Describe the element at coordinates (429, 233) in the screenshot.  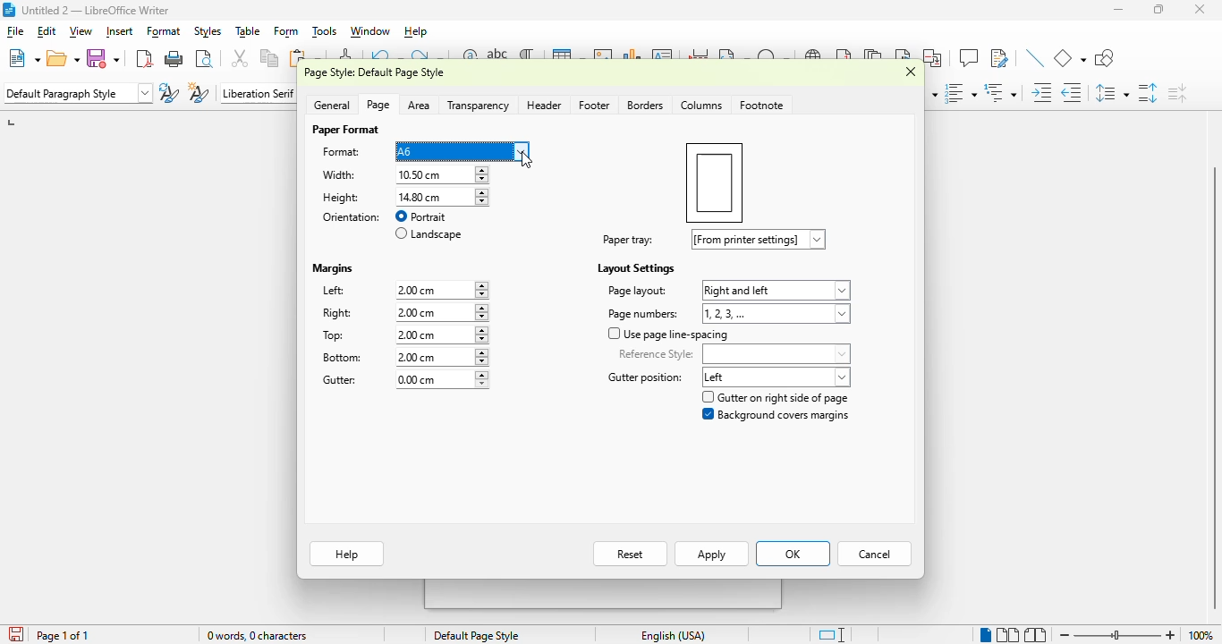
I see `landscape` at that location.